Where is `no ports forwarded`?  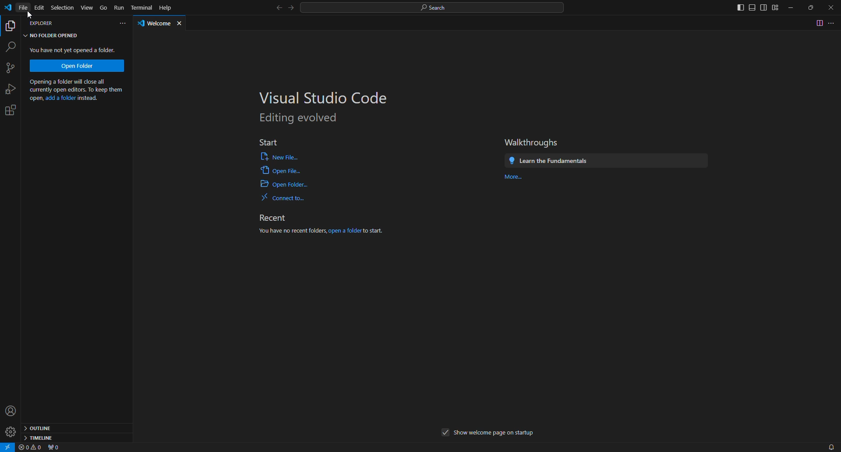 no ports forwarded is located at coordinates (56, 448).